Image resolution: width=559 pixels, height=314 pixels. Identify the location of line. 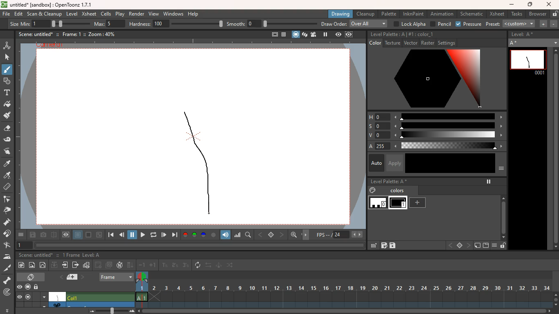
(198, 162).